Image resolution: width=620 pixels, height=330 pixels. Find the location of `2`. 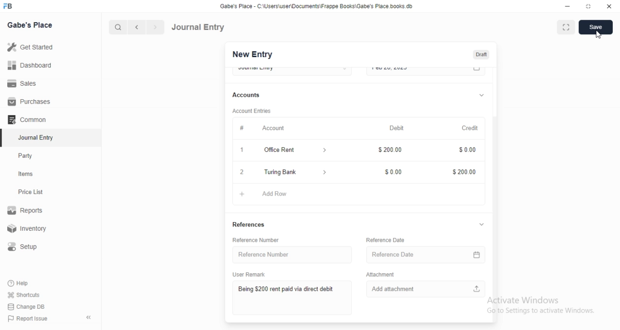

2 is located at coordinates (240, 172).